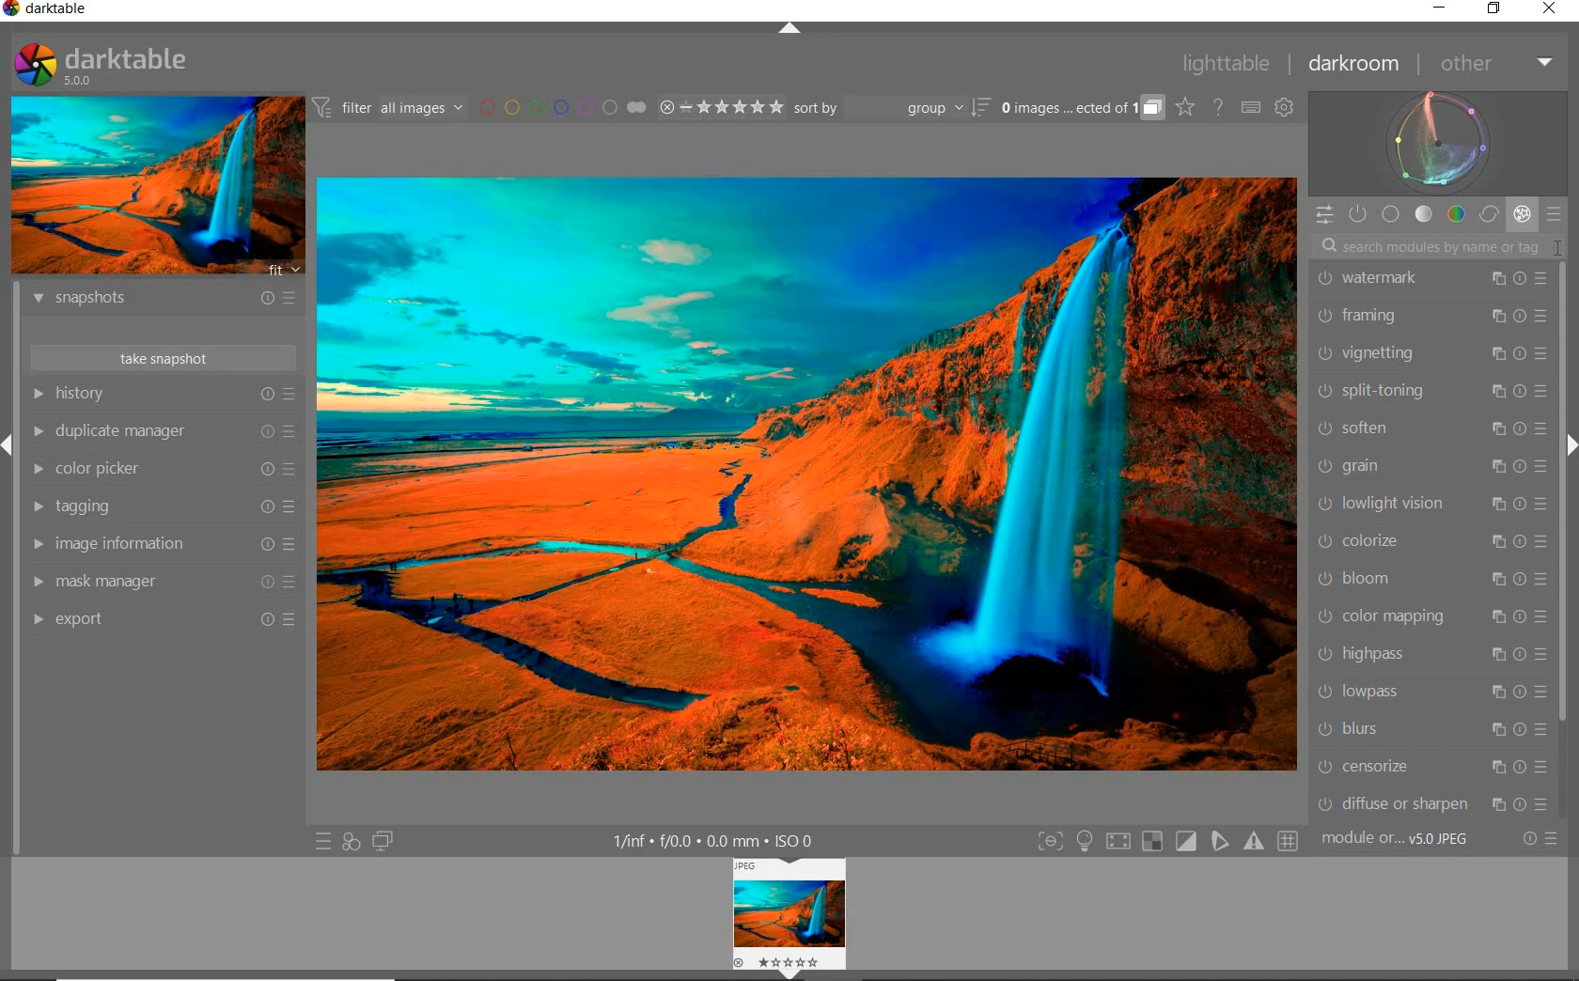 This screenshot has height=981, width=1579. I want to click on colorize, so click(1429, 541).